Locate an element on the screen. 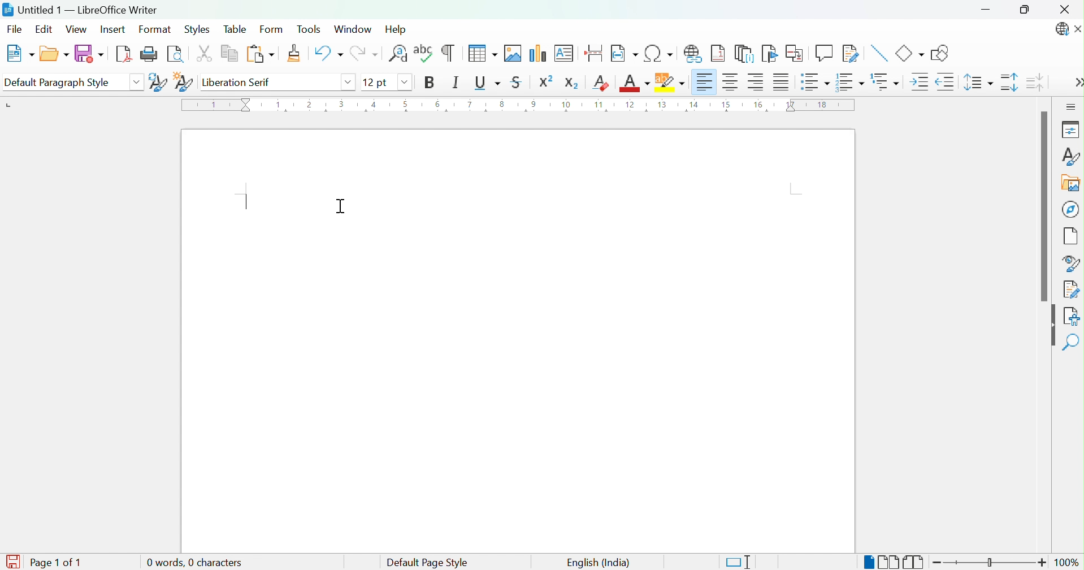  Edit is located at coordinates (44, 29).